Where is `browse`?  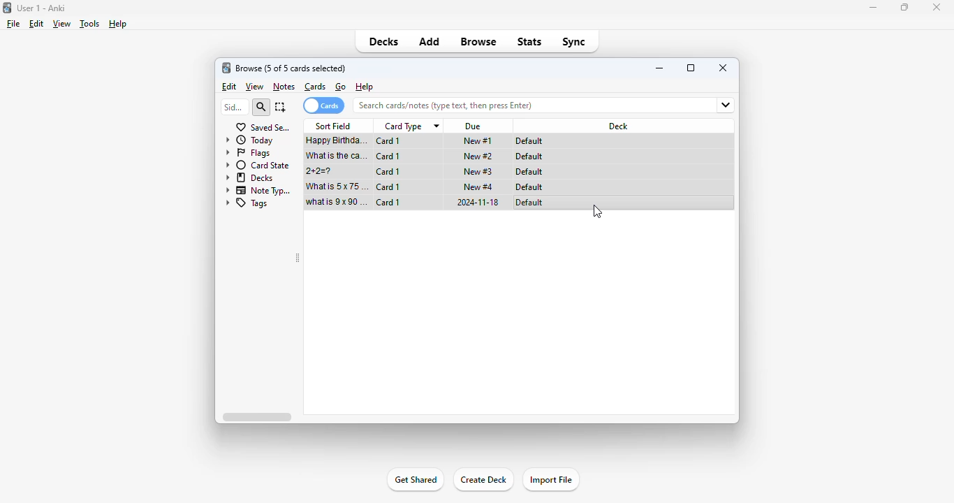 browse is located at coordinates (478, 41).